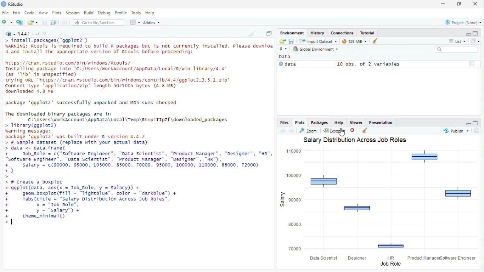 Image resolution: width=484 pixels, height=272 pixels. I want to click on Tools, so click(136, 13).